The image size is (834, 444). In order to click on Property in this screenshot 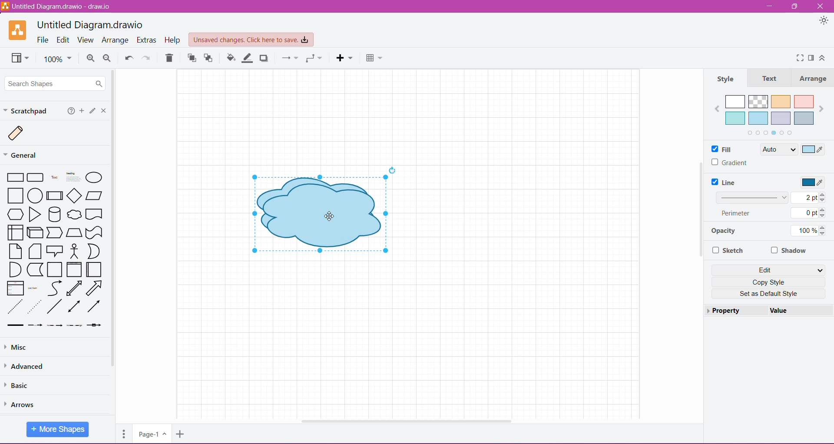, I will do `click(735, 310)`.